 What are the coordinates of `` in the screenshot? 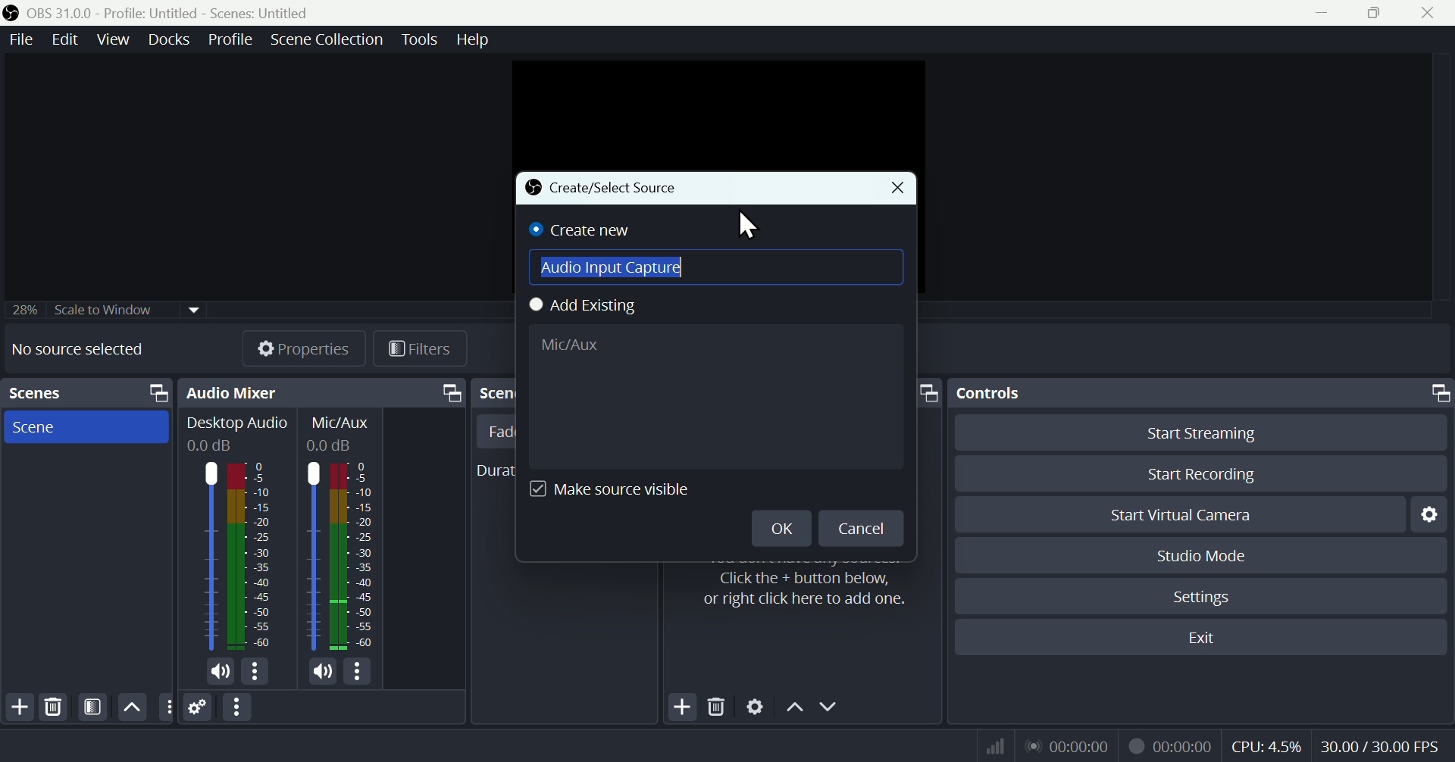 It's located at (343, 423).